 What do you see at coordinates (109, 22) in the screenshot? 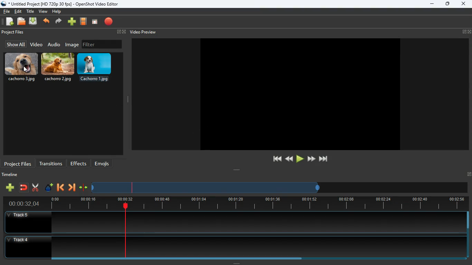
I see `record` at bounding box center [109, 22].